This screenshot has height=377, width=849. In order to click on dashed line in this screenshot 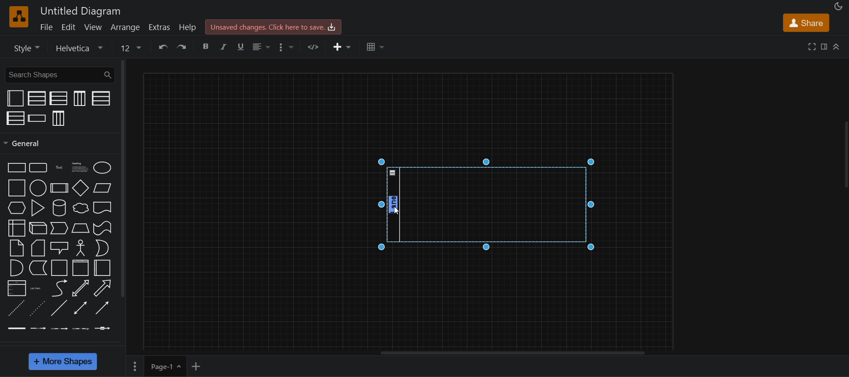, I will do `click(15, 308)`.